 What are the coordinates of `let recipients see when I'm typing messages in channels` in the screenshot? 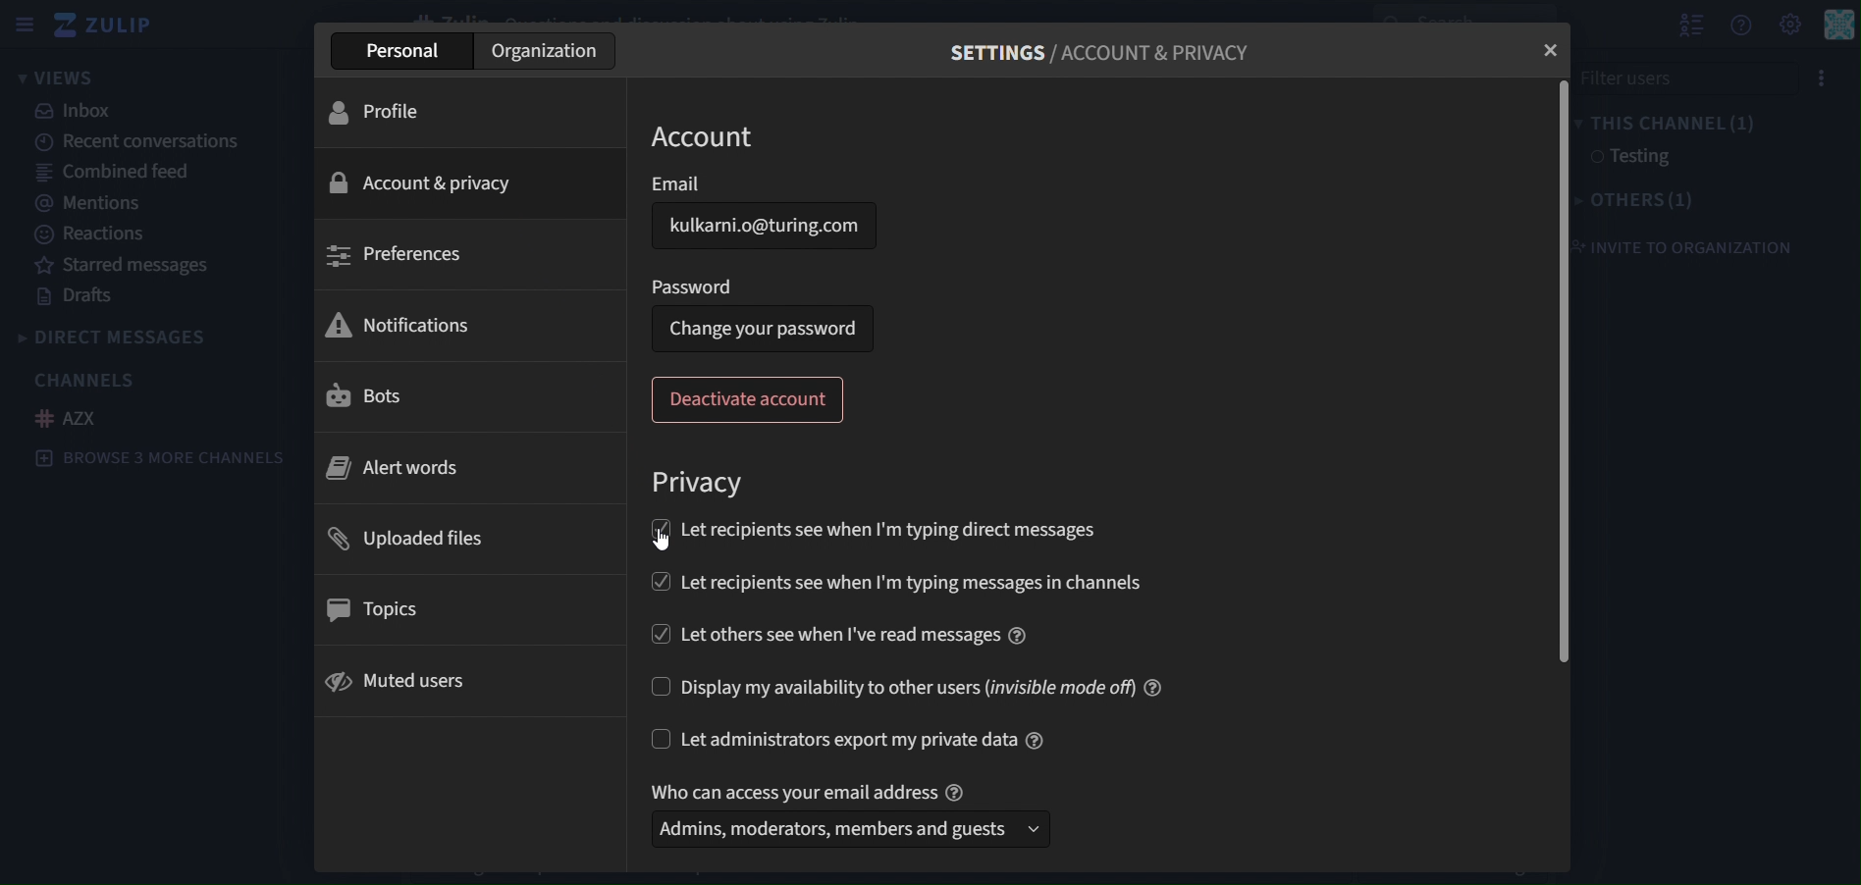 It's located at (898, 580).